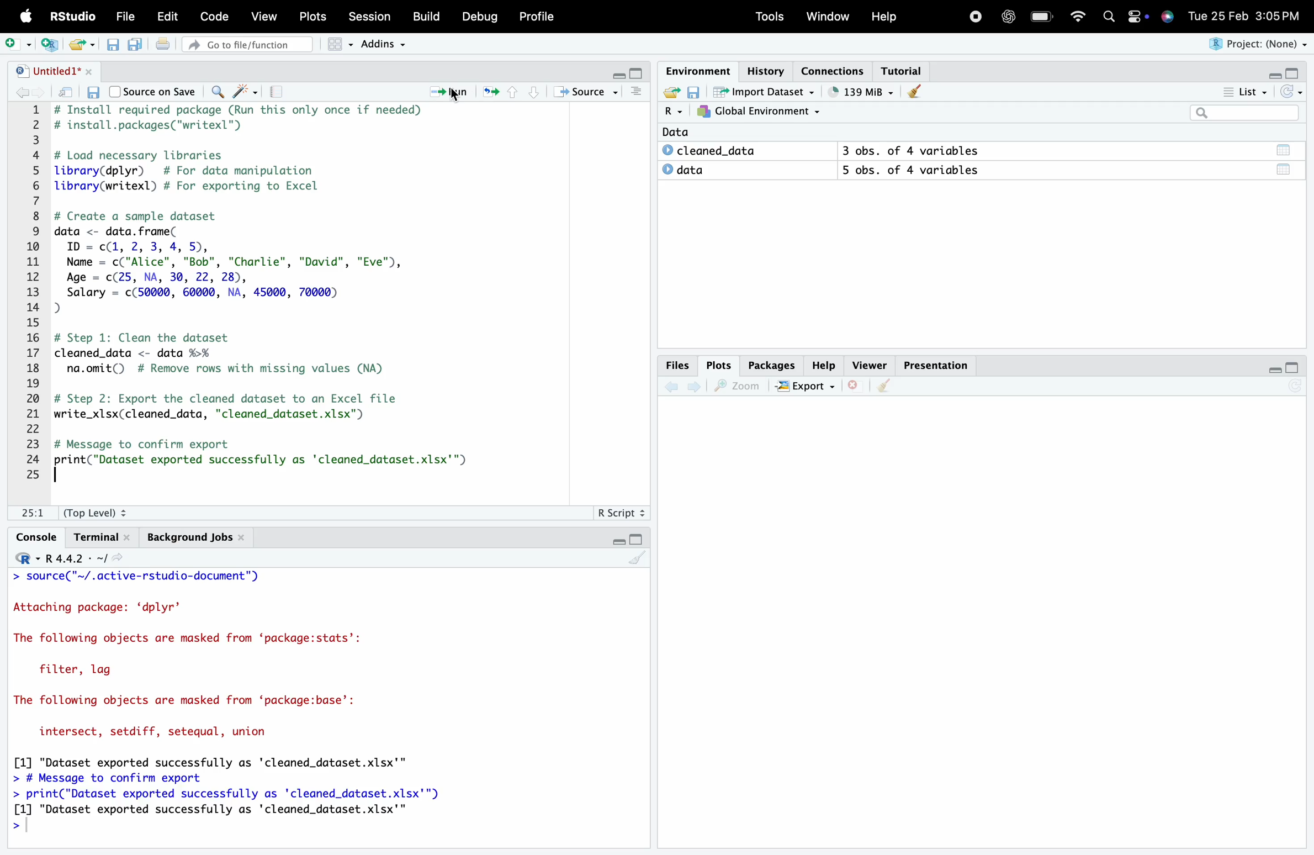 Image resolution: width=1314 pixels, height=855 pixels. Describe the element at coordinates (268, 294) in the screenshot. I see `# Install required package (Run this only once if needed)
# install.packages("writexl")
# Load necessary libraries
library(dplyr) # For data manipulation
library(writexl) # For exporting to Excel
# Create a sample dataset
data <- data. frame(
ID = c(1, 2, 3, 4, 5),
Name = c("Alice", "Bob", "Charlie", "David", "Eve"),
Age = c(25, NA, 30, 22, 28),
Salary = c(50000, 60000, NA, 45000, 70000)
D)
# Step 1: Clean the dataset
cleaned_data <- data %>%
na.omit() # Remove rows with missing values (NA)
# Step 2: Export the cleaned dataset to an Excel file
write_xlsx(cleaned_data, "cleaned_dataset.xlsx")
# Message to confirm export
print("Dataset exported successfully as 'cleaned_dataset.xlsx'")` at that location.